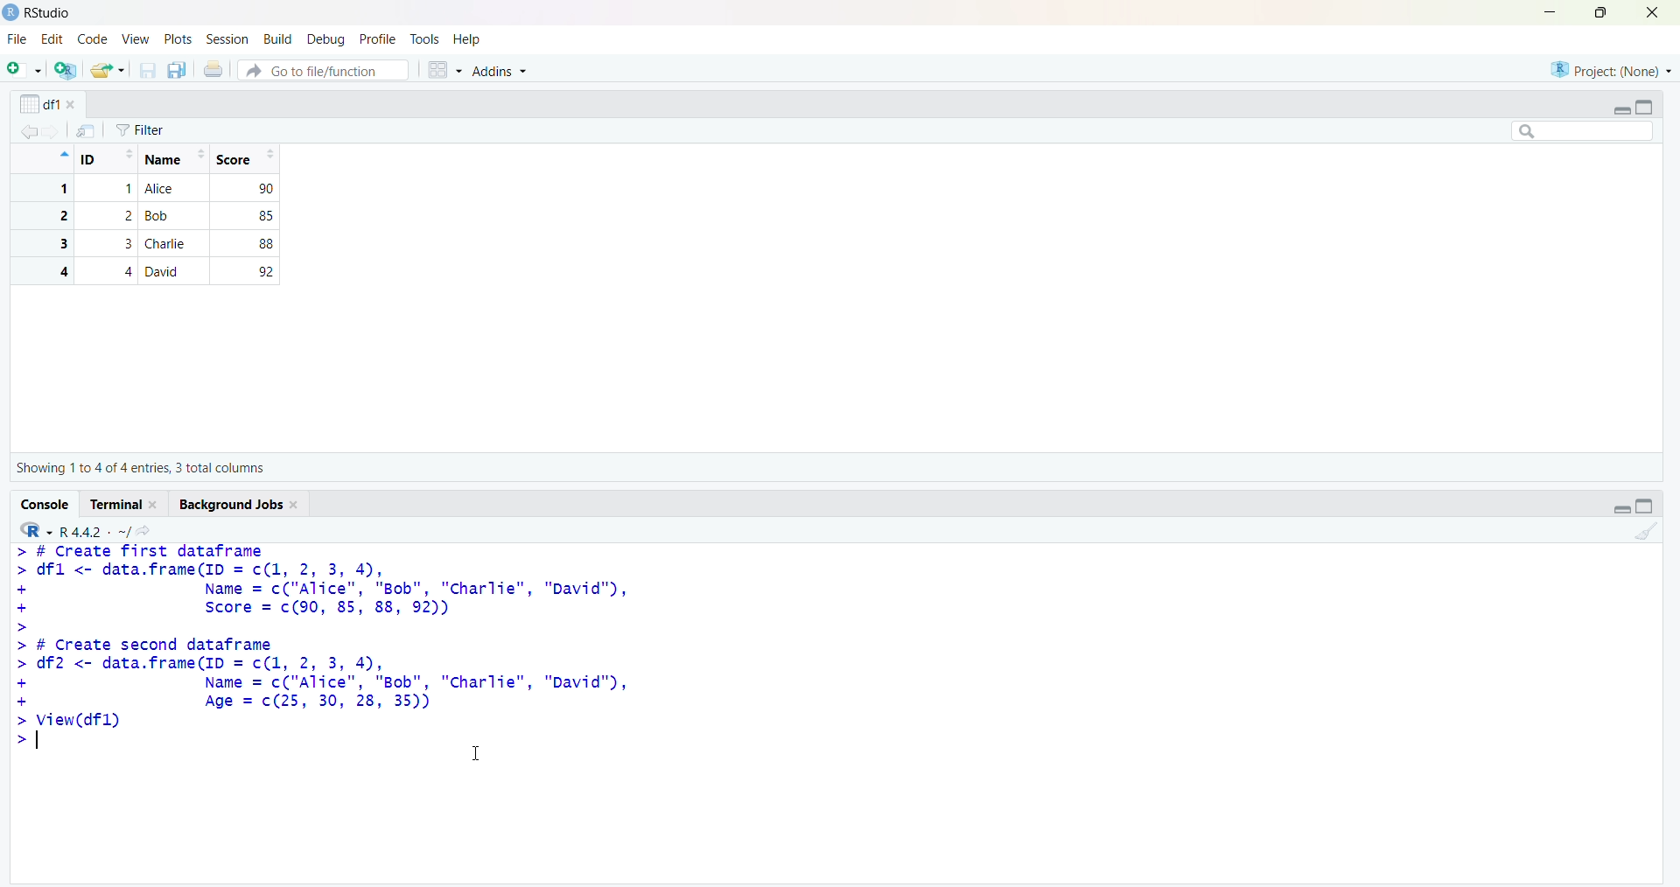  What do you see at coordinates (1611, 69) in the screenshot?
I see `project (none)` at bounding box center [1611, 69].